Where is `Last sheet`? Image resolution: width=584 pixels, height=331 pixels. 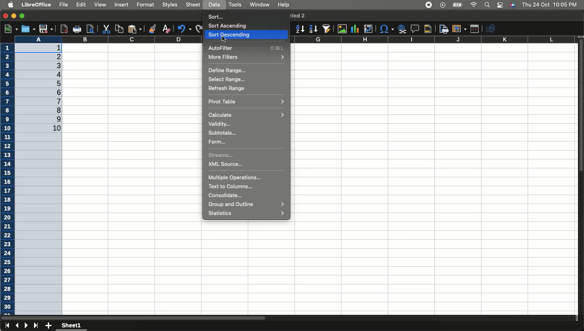
Last sheet is located at coordinates (36, 326).